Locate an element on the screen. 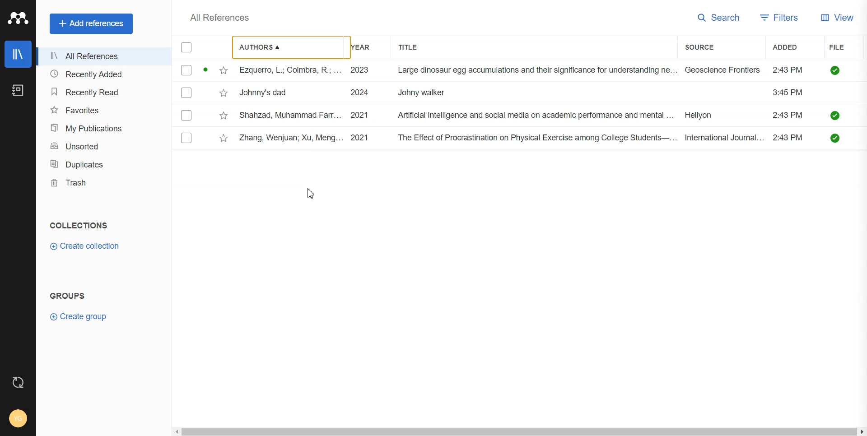 The height and width of the screenshot is (436, 867). Cursor is located at coordinates (311, 195).